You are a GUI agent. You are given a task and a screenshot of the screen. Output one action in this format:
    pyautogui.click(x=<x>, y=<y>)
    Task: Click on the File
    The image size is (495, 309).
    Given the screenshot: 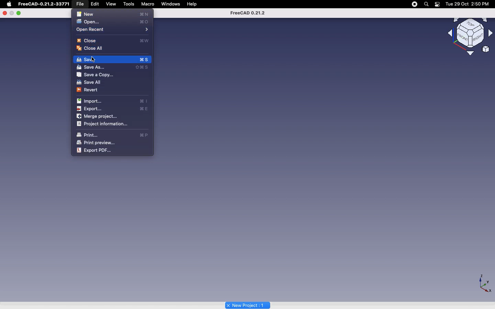 What is the action you would take?
    pyautogui.click(x=82, y=4)
    